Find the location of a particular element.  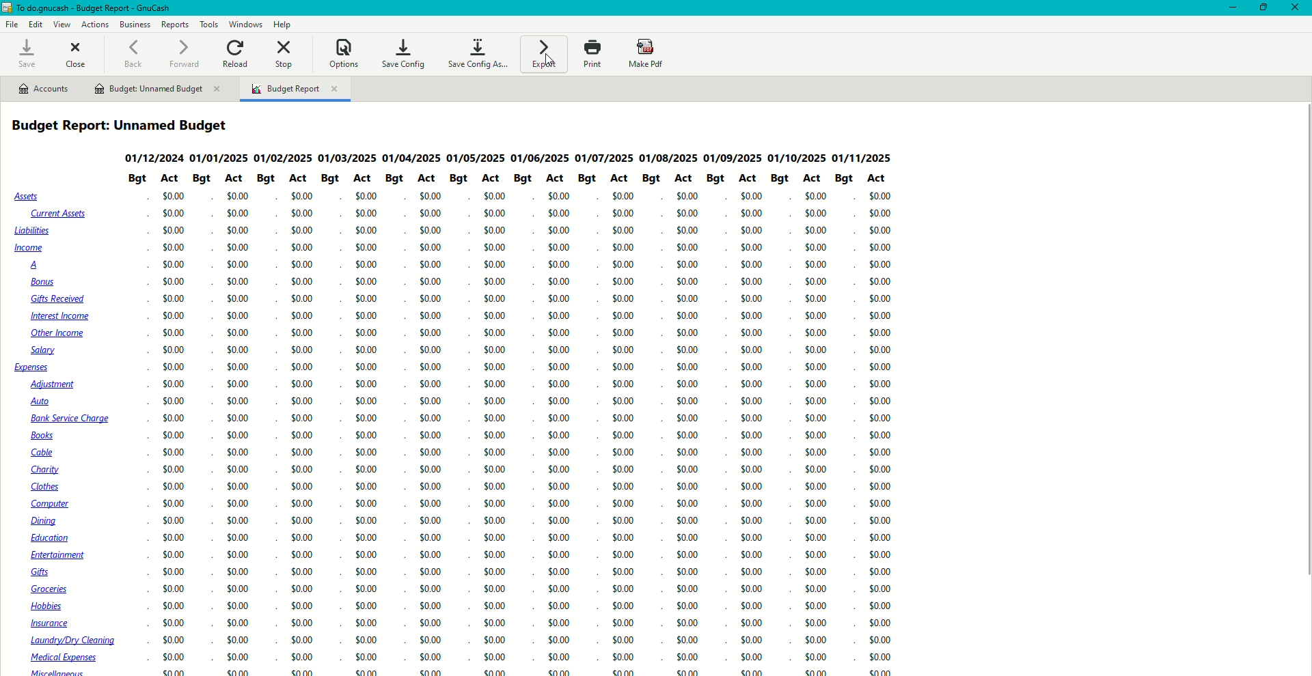

$0.00 is located at coordinates (366, 488).